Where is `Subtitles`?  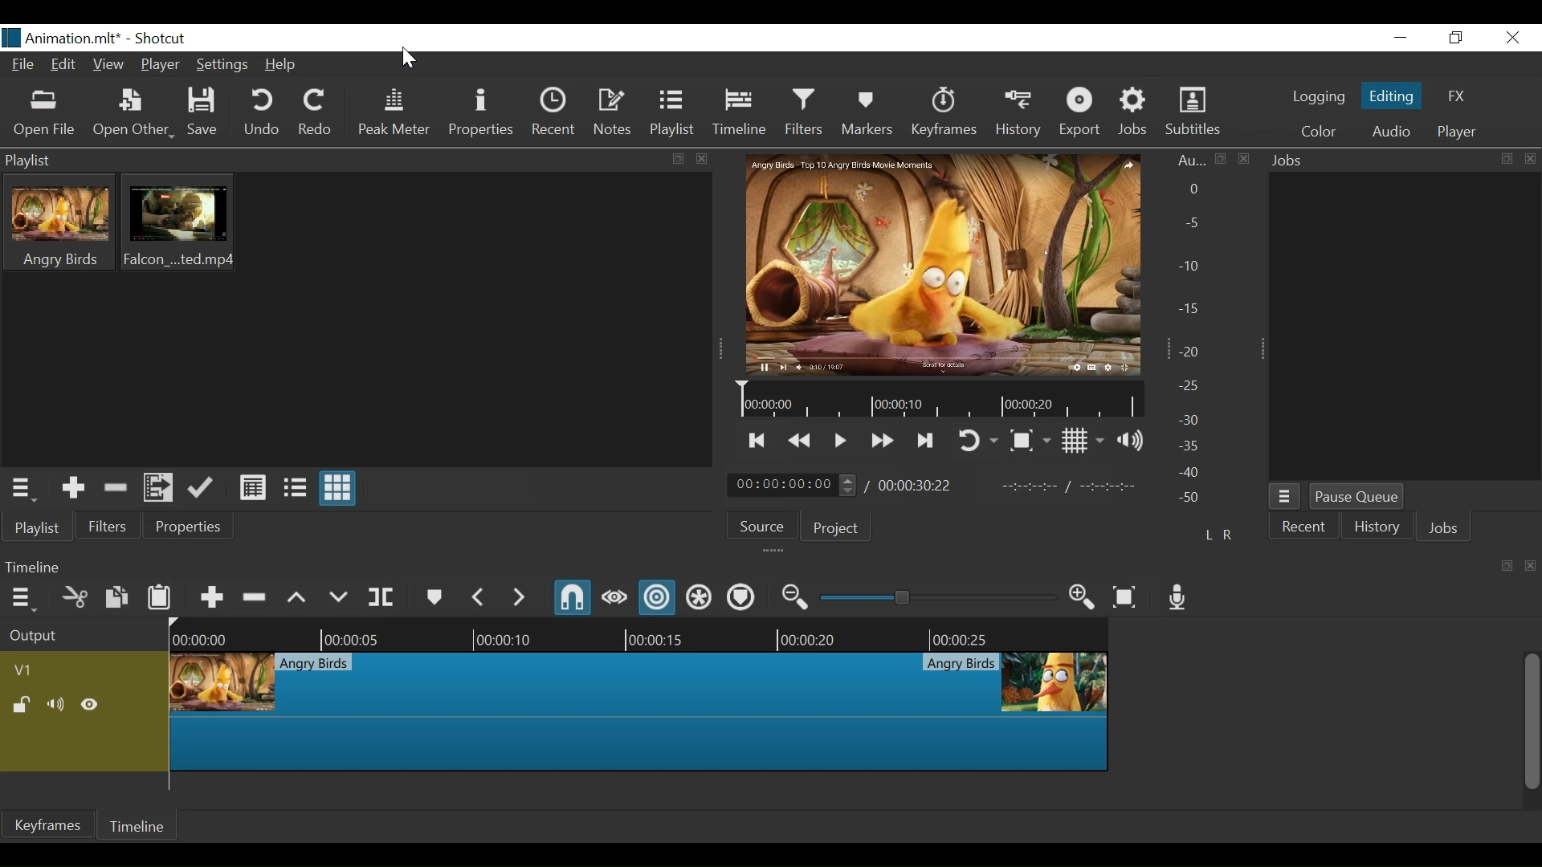
Subtitles is located at coordinates (1196, 112).